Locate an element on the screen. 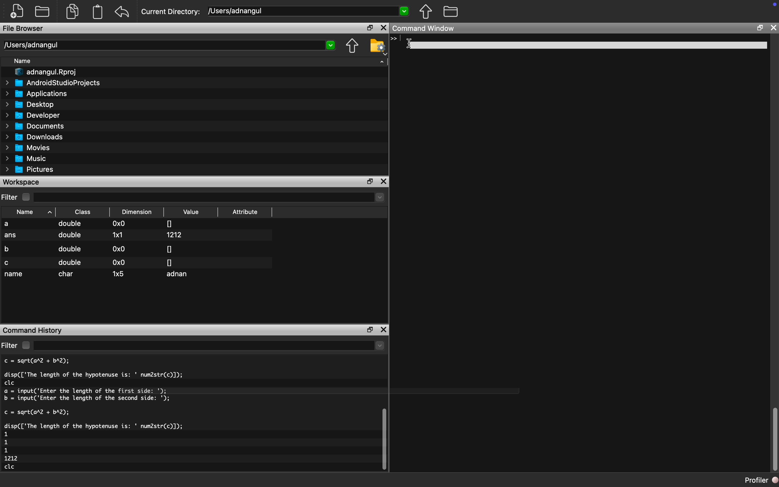  documents is located at coordinates (72, 11).